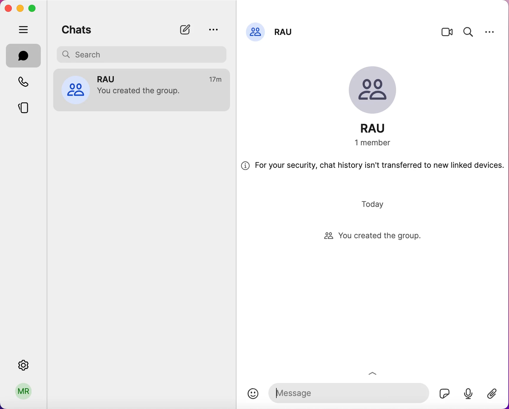 This screenshot has height=409, width=509. What do you see at coordinates (142, 92) in the screenshot?
I see `You created the group.` at bounding box center [142, 92].